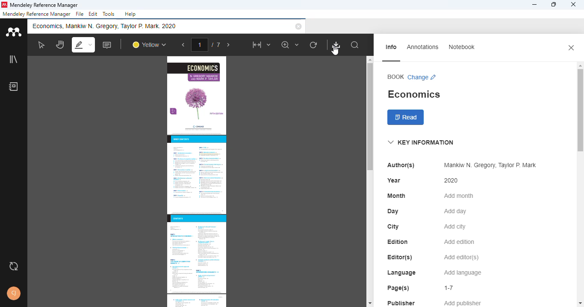  Describe the element at coordinates (5, 5) in the screenshot. I see `logo` at that location.